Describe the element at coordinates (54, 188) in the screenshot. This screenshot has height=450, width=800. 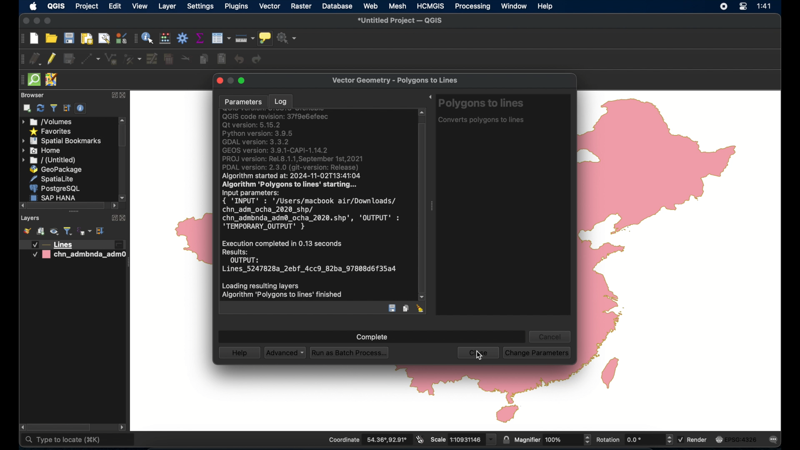
I see `postgresql` at that location.